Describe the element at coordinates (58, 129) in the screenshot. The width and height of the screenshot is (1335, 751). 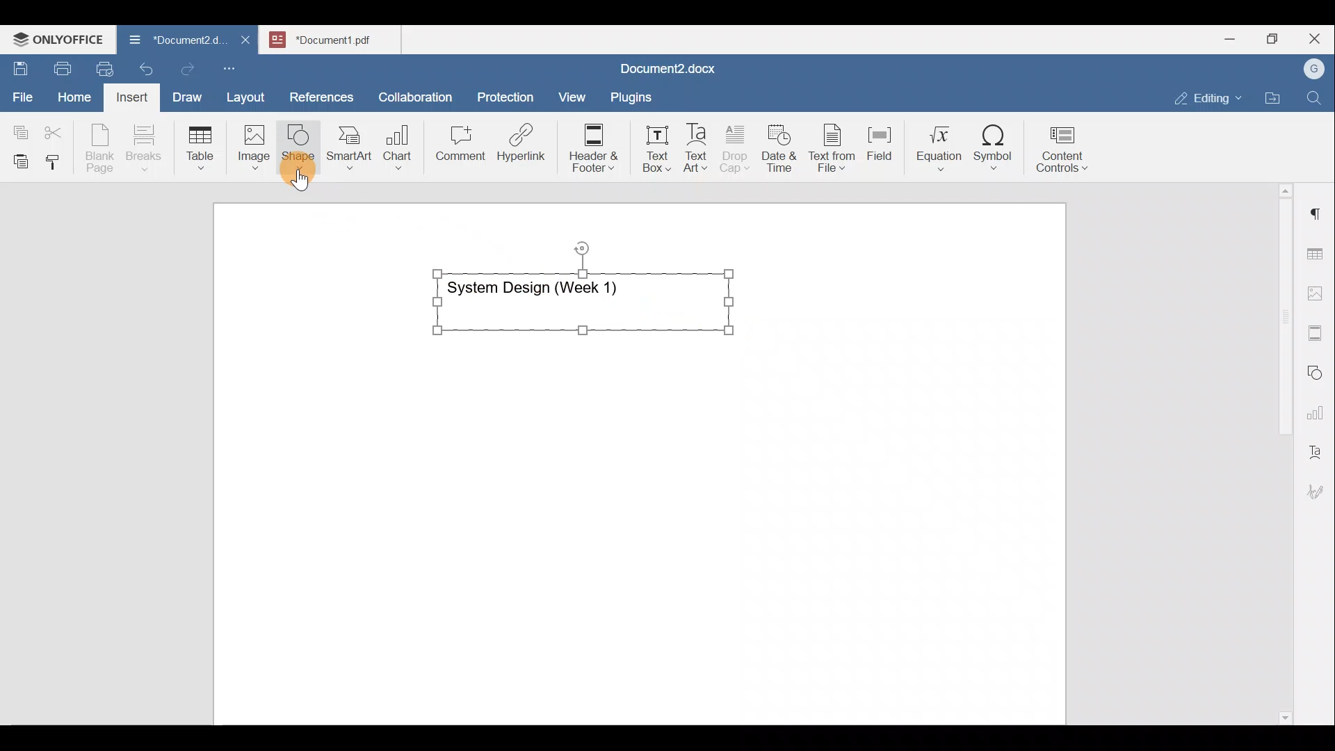
I see `Cut` at that location.